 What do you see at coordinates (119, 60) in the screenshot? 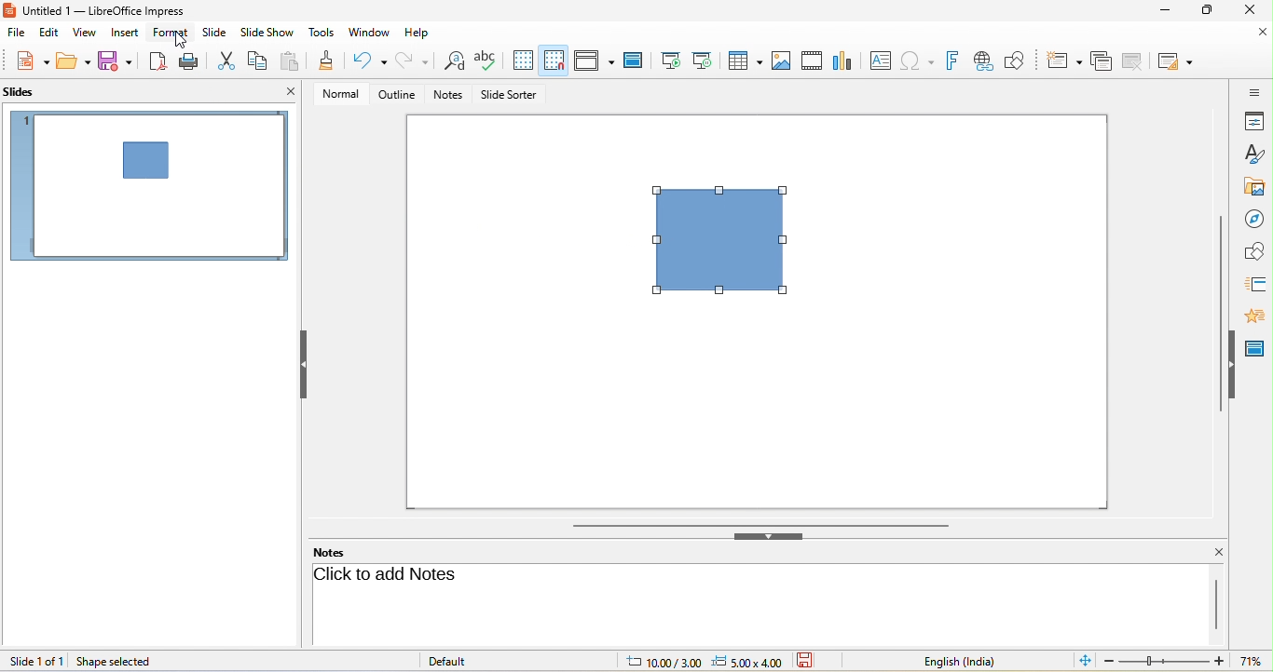
I see `save` at bounding box center [119, 60].